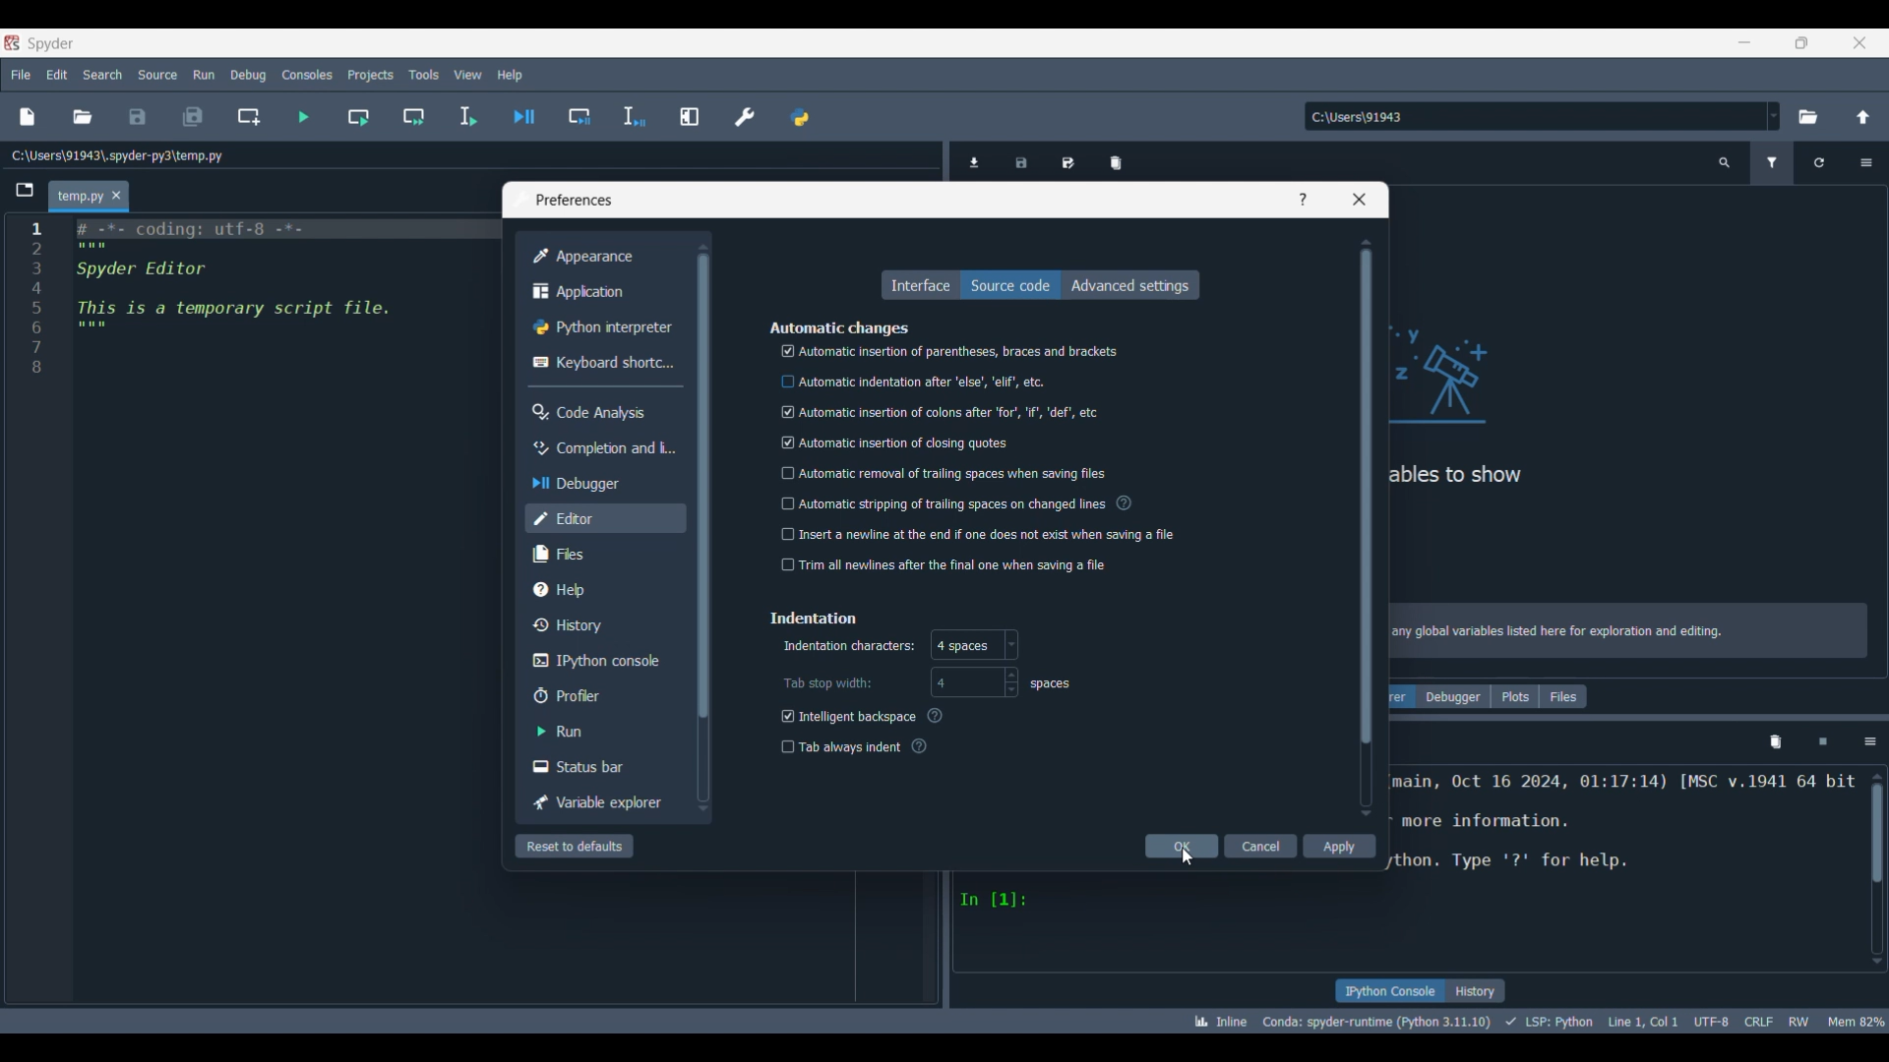 The height and width of the screenshot is (1062, 1889). What do you see at coordinates (920, 284) in the screenshot?
I see `Interface, highlighted as currect selection` at bounding box center [920, 284].